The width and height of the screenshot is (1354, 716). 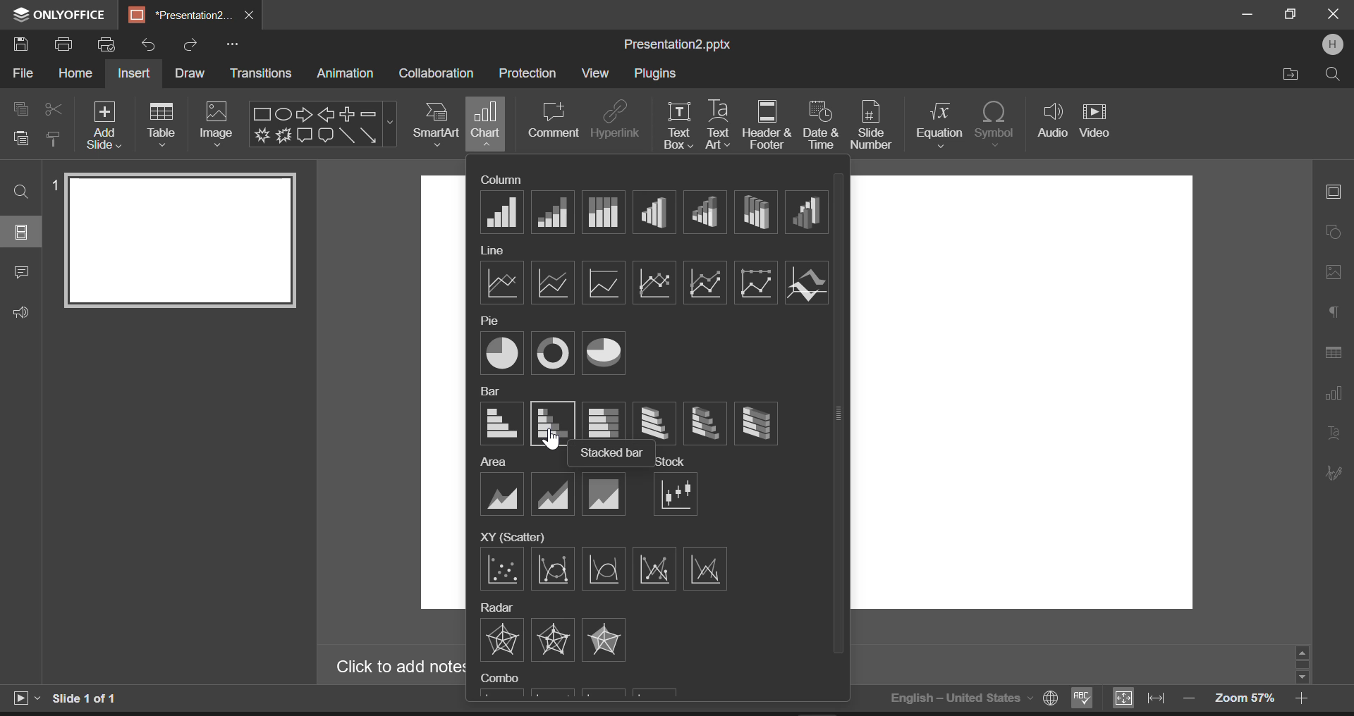 I want to click on Pie, so click(x=492, y=321).